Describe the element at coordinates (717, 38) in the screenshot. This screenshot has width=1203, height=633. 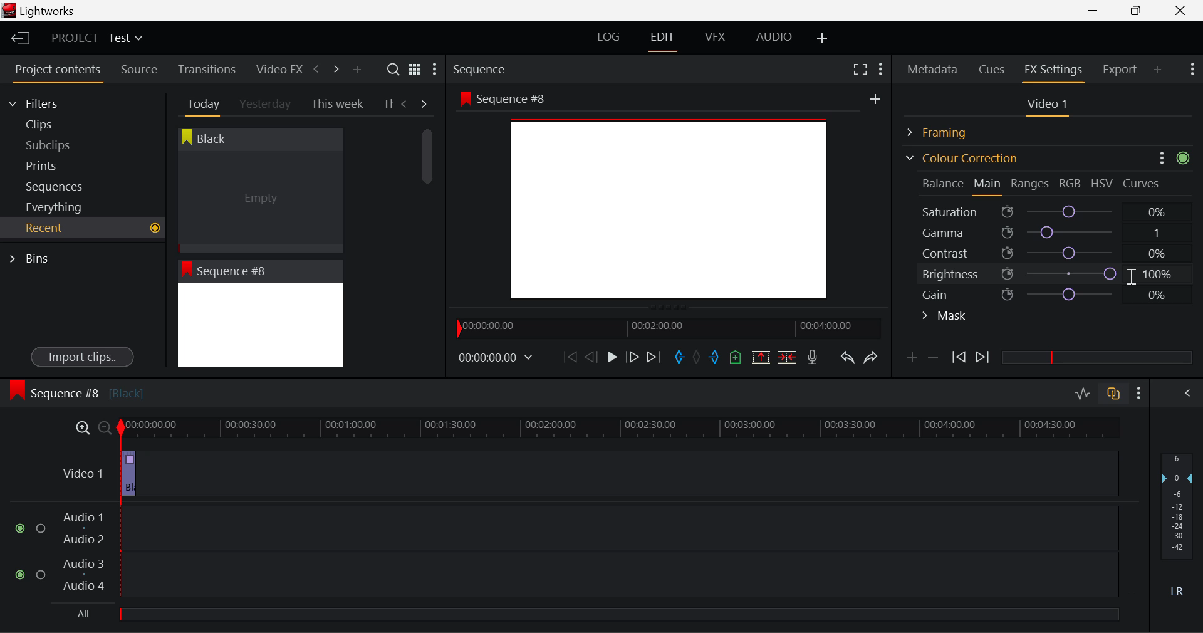
I see `VFX Layout` at that location.